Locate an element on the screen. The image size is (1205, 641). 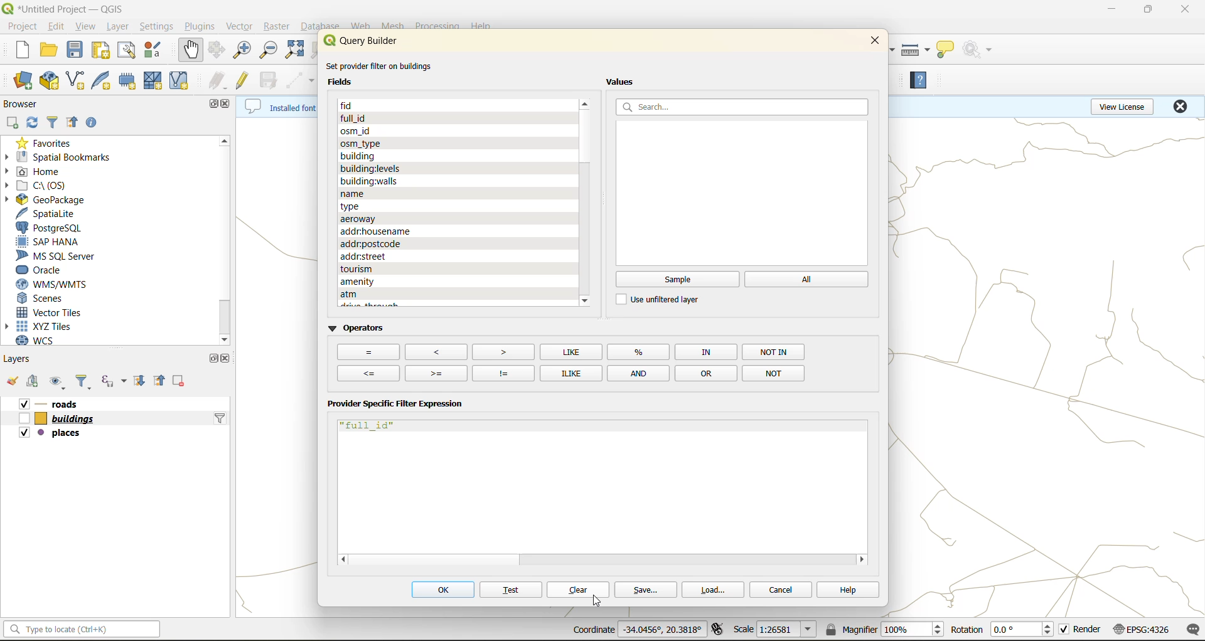
minimize is located at coordinates (1110, 11).